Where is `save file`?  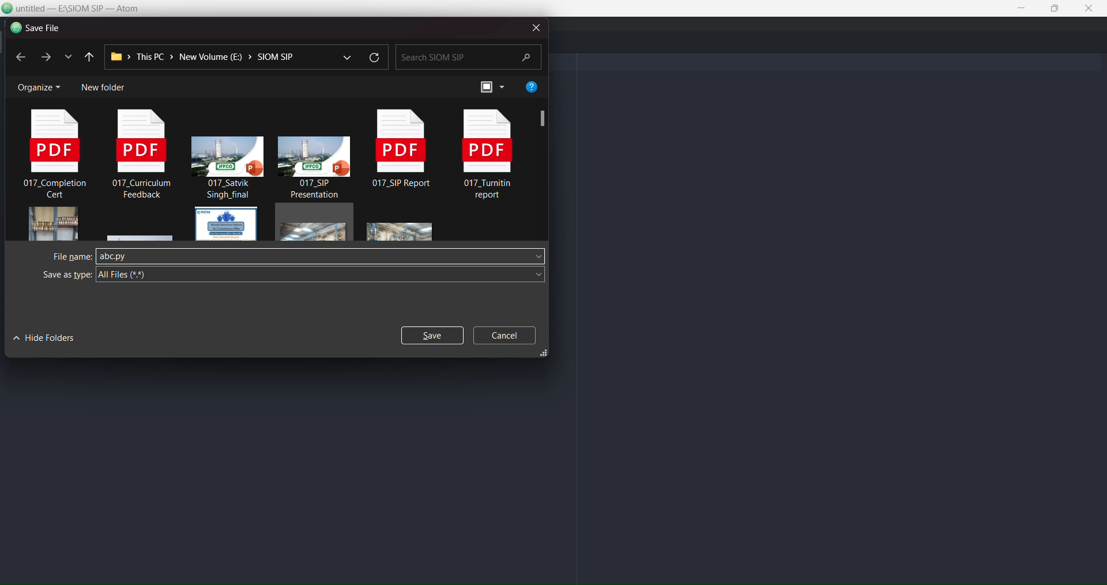
save file is located at coordinates (34, 29).